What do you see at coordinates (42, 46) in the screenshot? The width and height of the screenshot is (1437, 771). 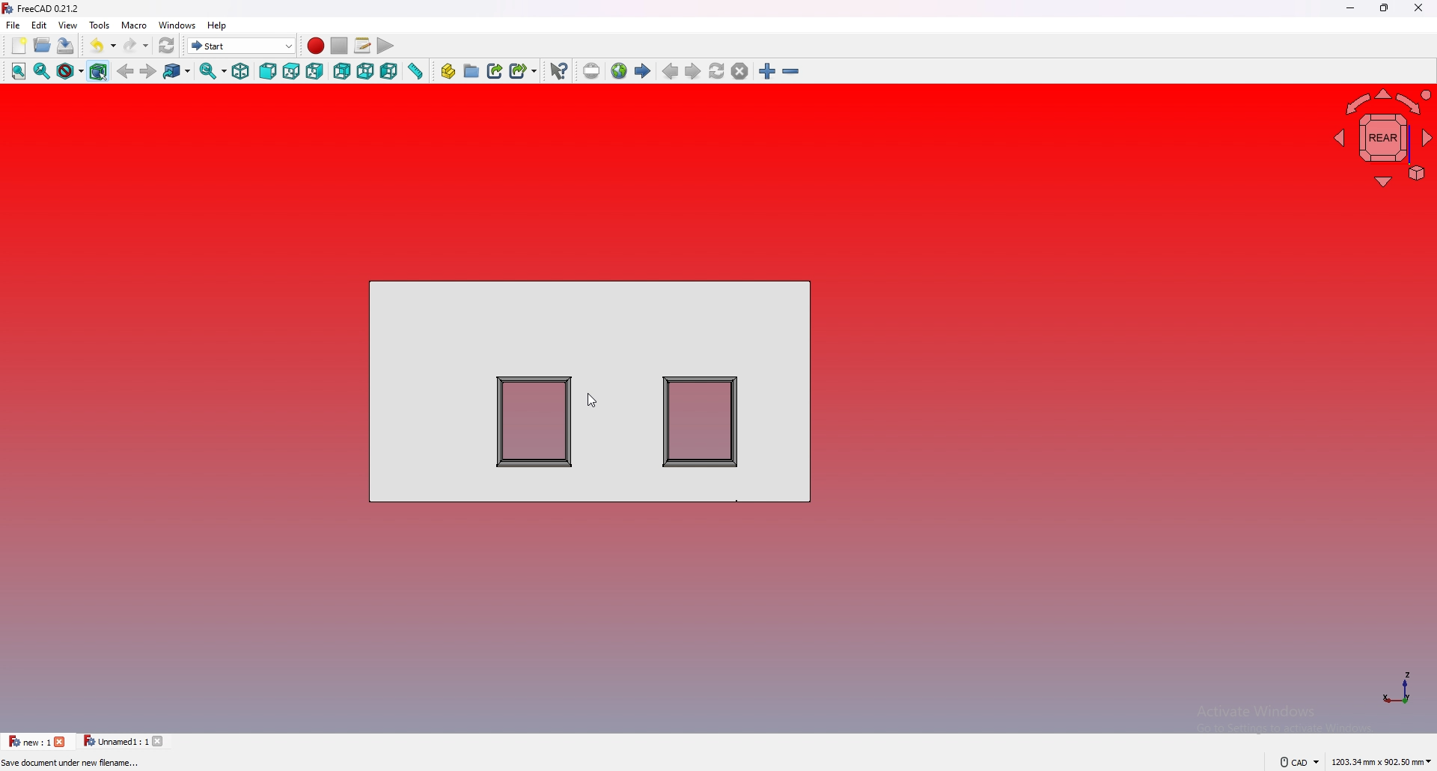 I see `open` at bounding box center [42, 46].